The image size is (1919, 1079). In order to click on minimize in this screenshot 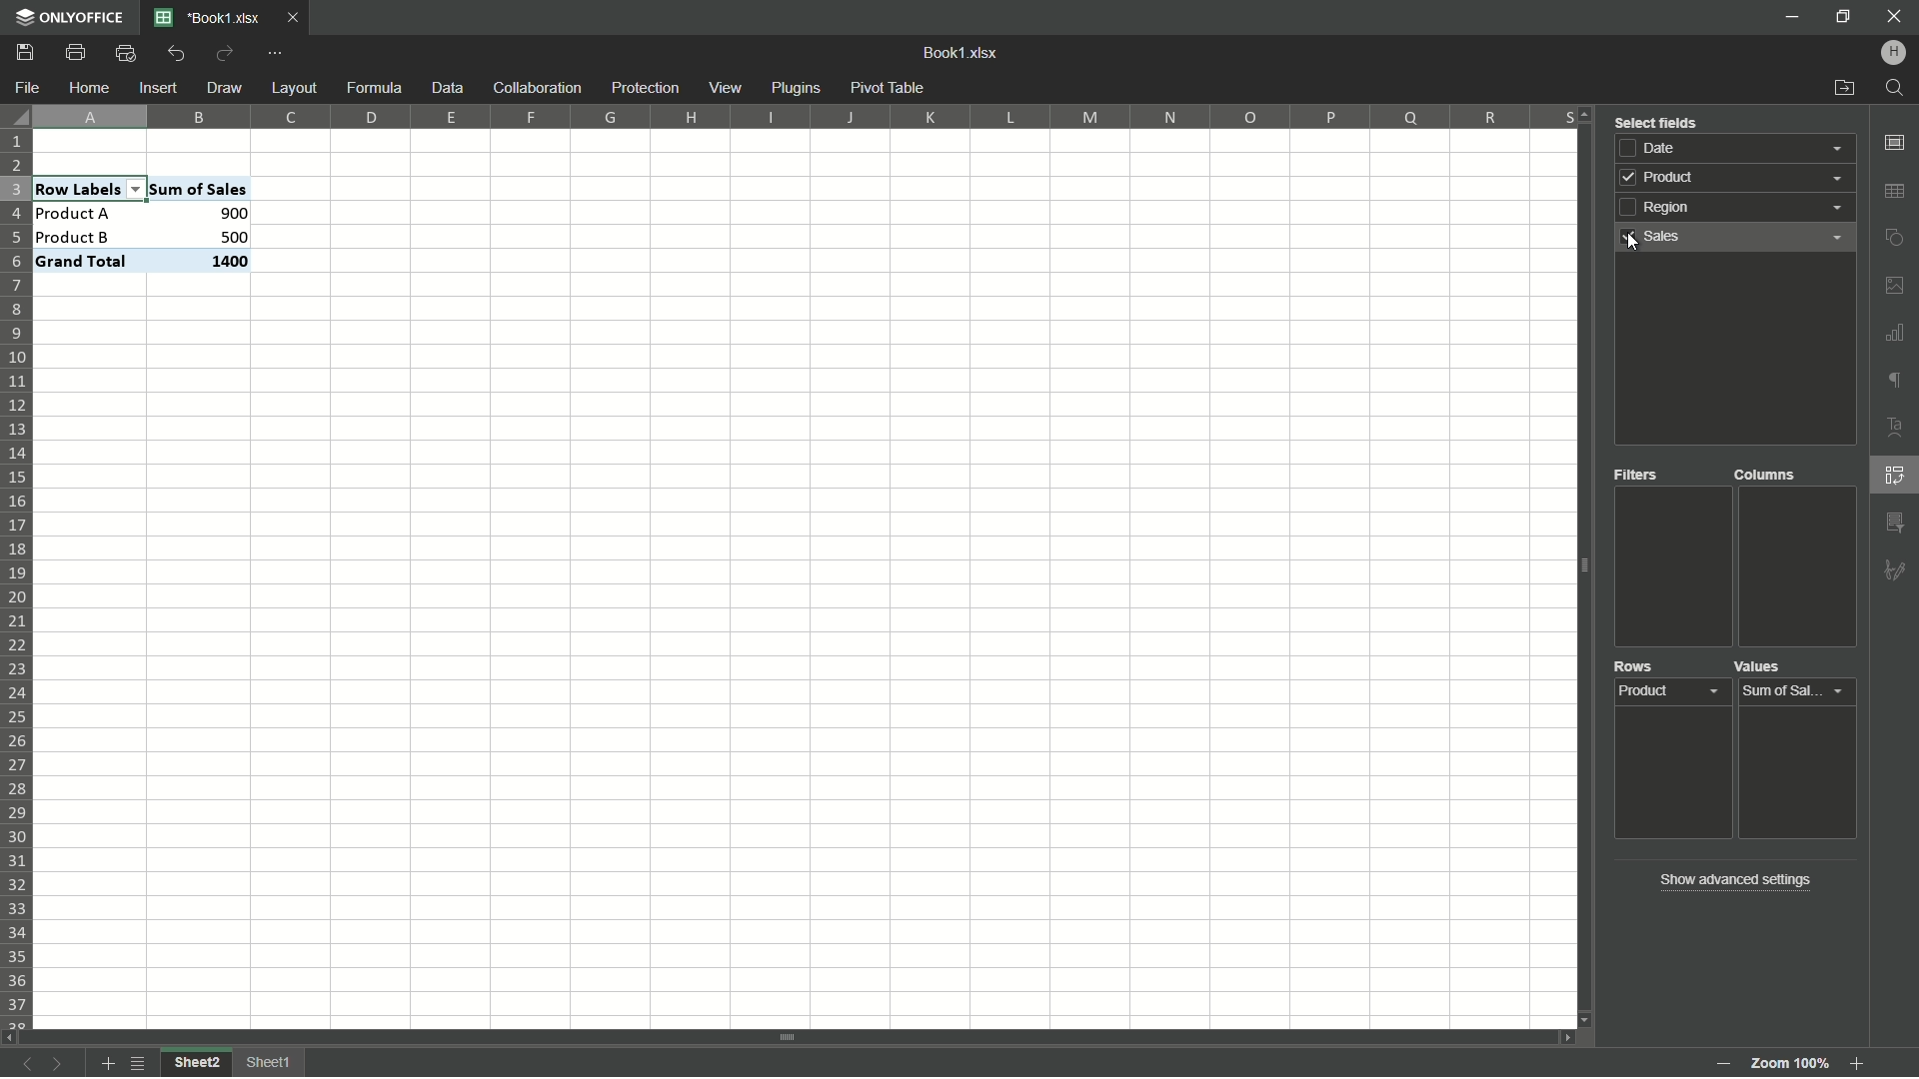, I will do `click(1791, 17)`.